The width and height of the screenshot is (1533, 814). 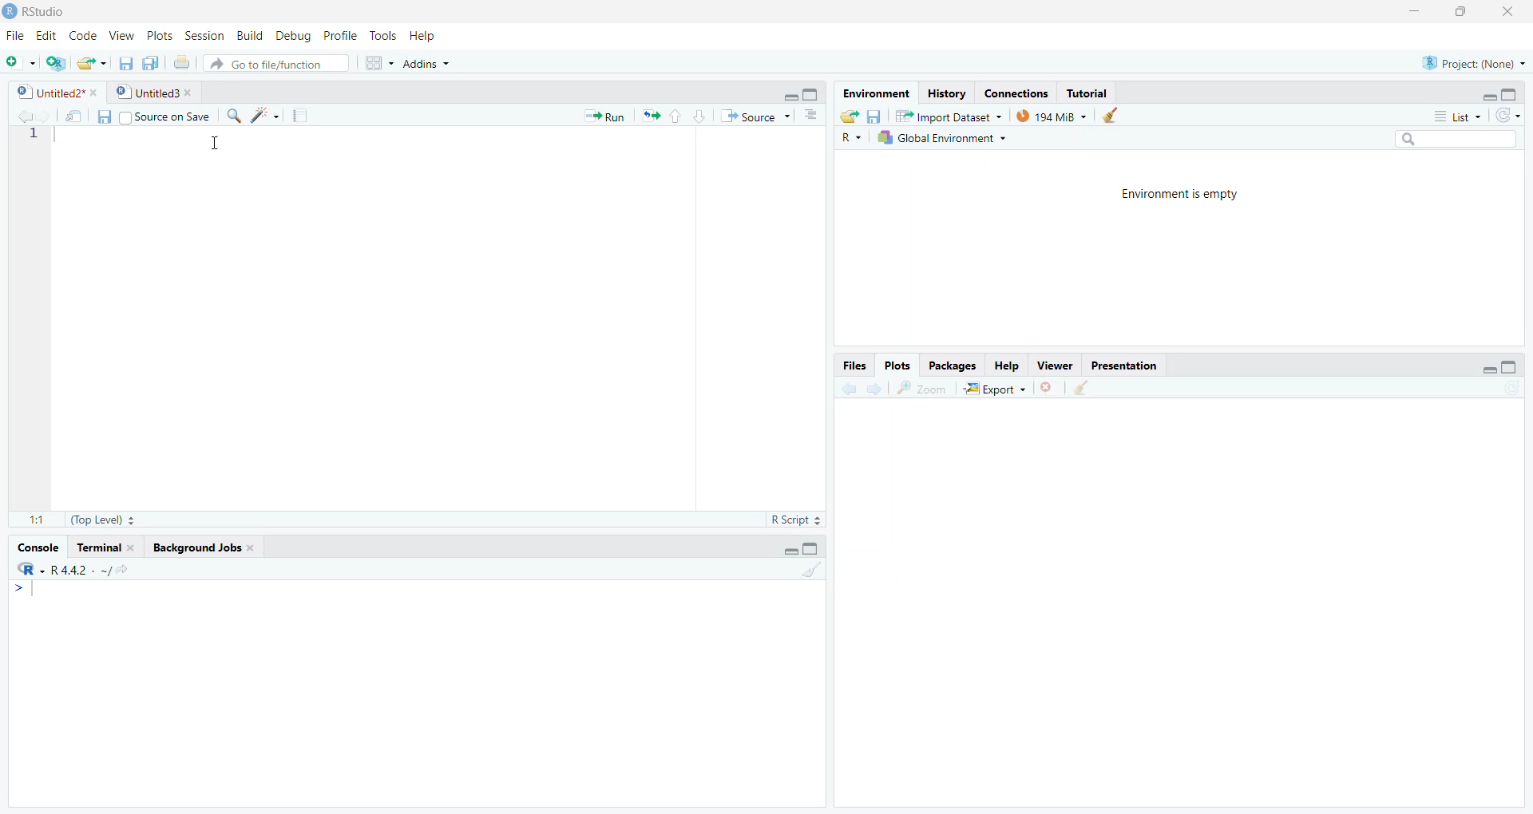 I want to click on R + 1k Global Environment +, so click(x=953, y=139).